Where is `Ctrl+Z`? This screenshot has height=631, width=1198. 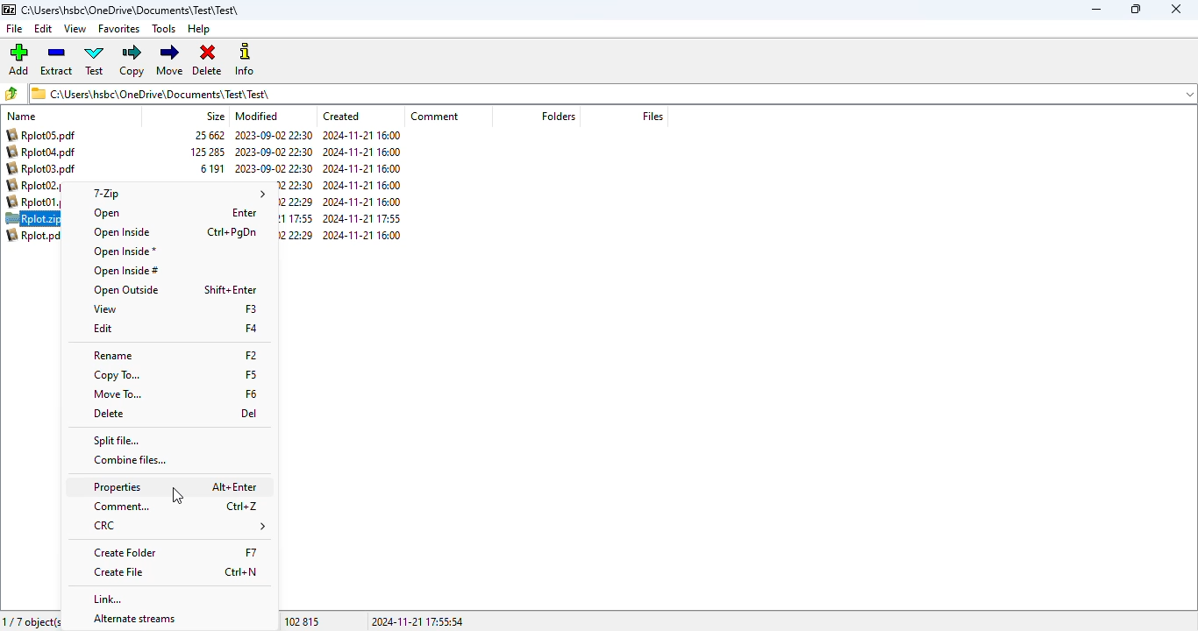
Ctrl+Z is located at coordinates (242, 506).